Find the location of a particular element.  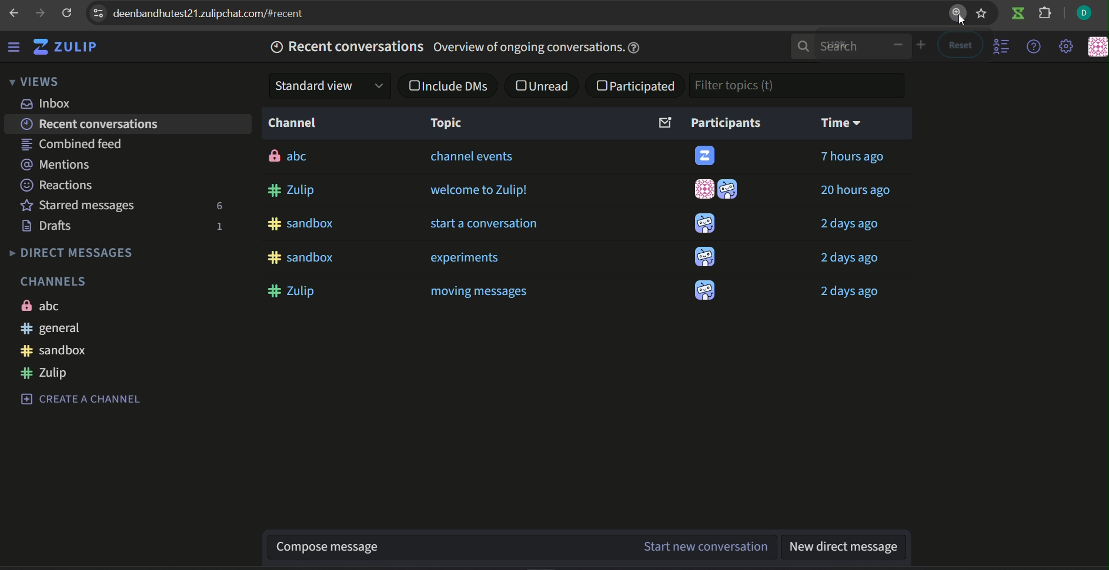

#sandbox is located at coordinates (309, 257).